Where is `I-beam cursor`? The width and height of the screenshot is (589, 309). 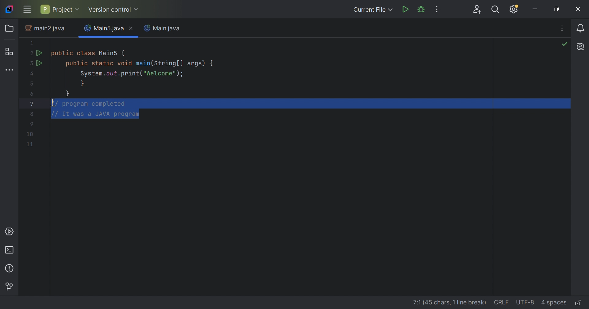 I-beam cursor is located at coordinates (51, 103).